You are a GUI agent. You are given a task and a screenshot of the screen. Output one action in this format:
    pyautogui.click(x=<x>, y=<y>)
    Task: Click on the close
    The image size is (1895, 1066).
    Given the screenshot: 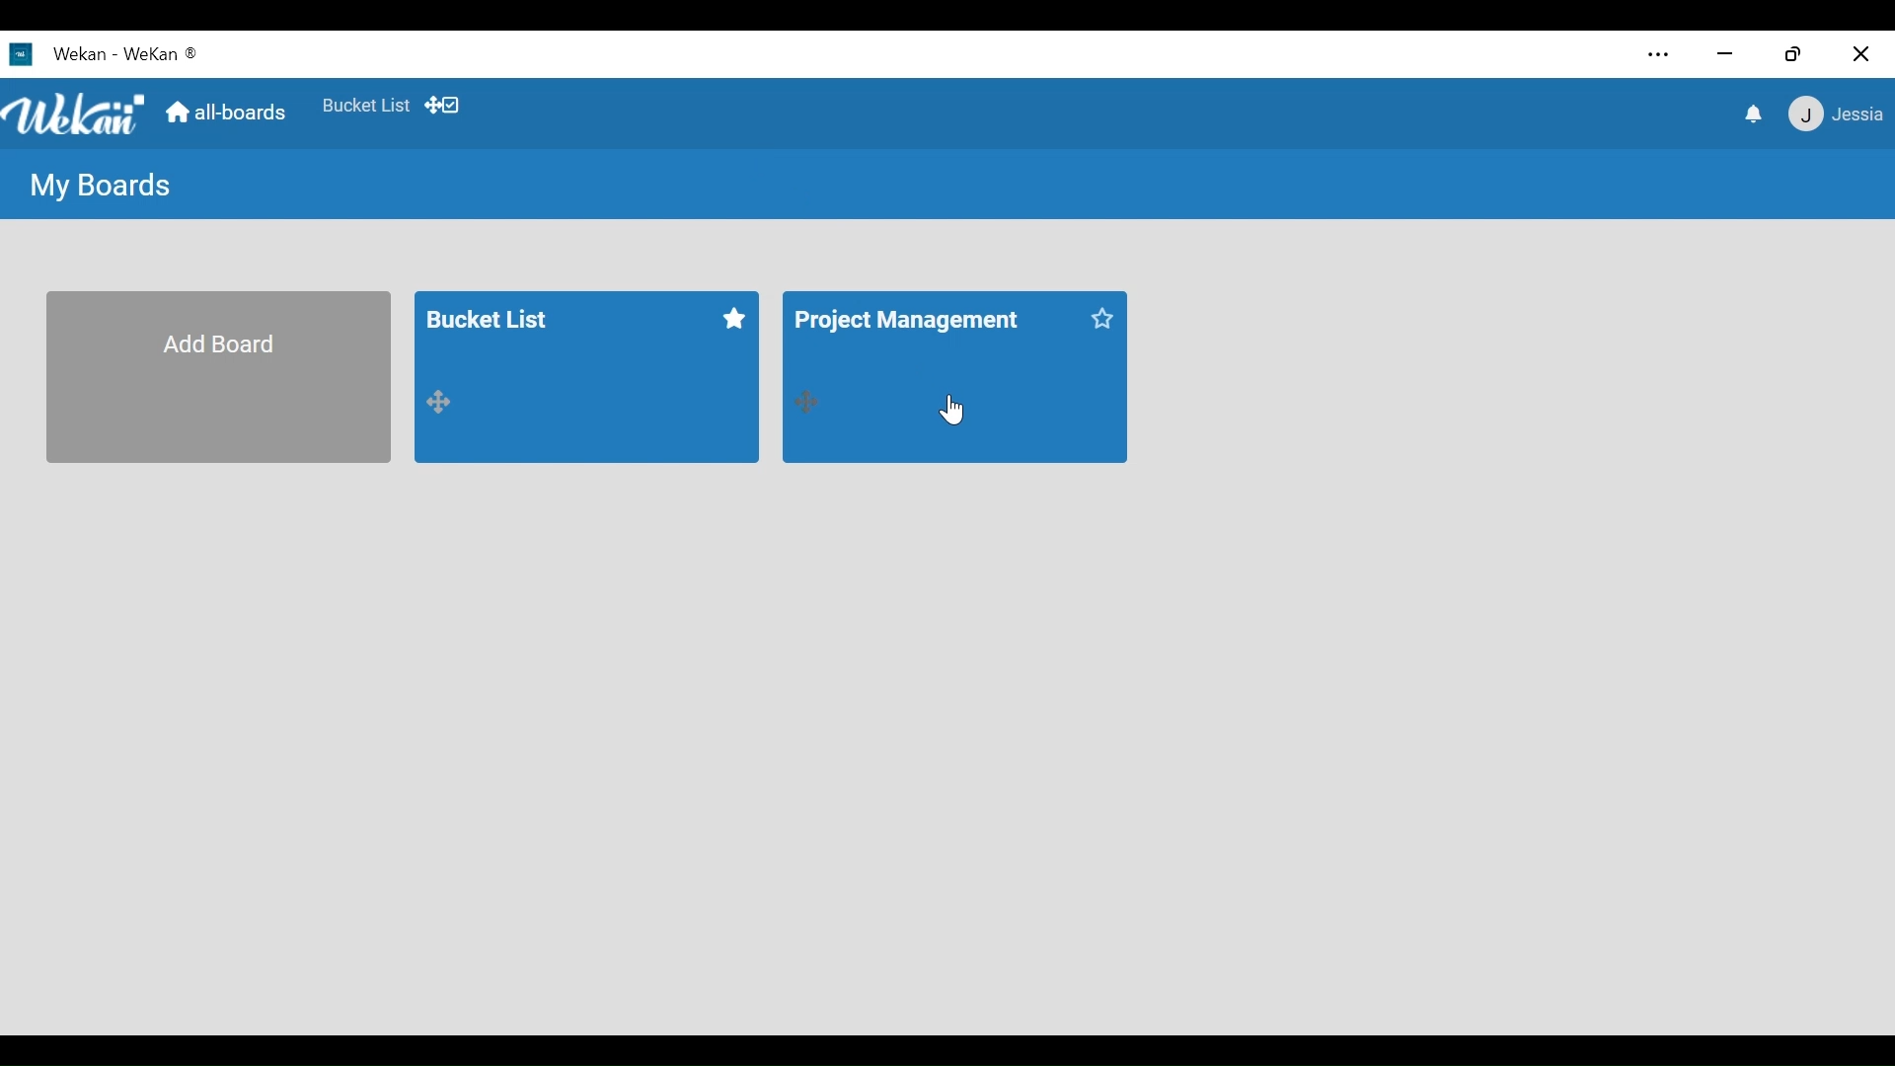 What is the action you would take?
    pyautogui.click(x=1861, y=55)
    